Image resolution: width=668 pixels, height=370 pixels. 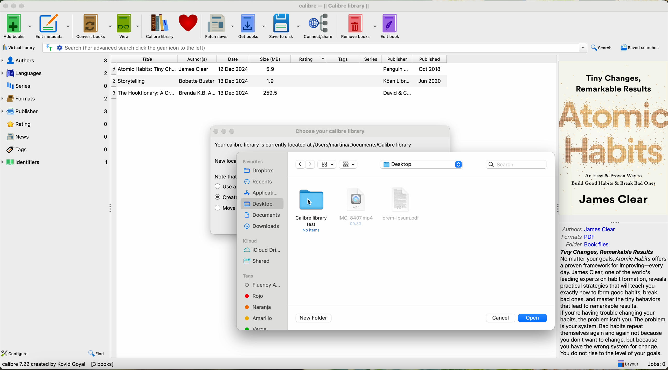 What do you see at coordinates (260, 205) in the screenshot?
I see `click on desktop` at bounding box center [260, 205].